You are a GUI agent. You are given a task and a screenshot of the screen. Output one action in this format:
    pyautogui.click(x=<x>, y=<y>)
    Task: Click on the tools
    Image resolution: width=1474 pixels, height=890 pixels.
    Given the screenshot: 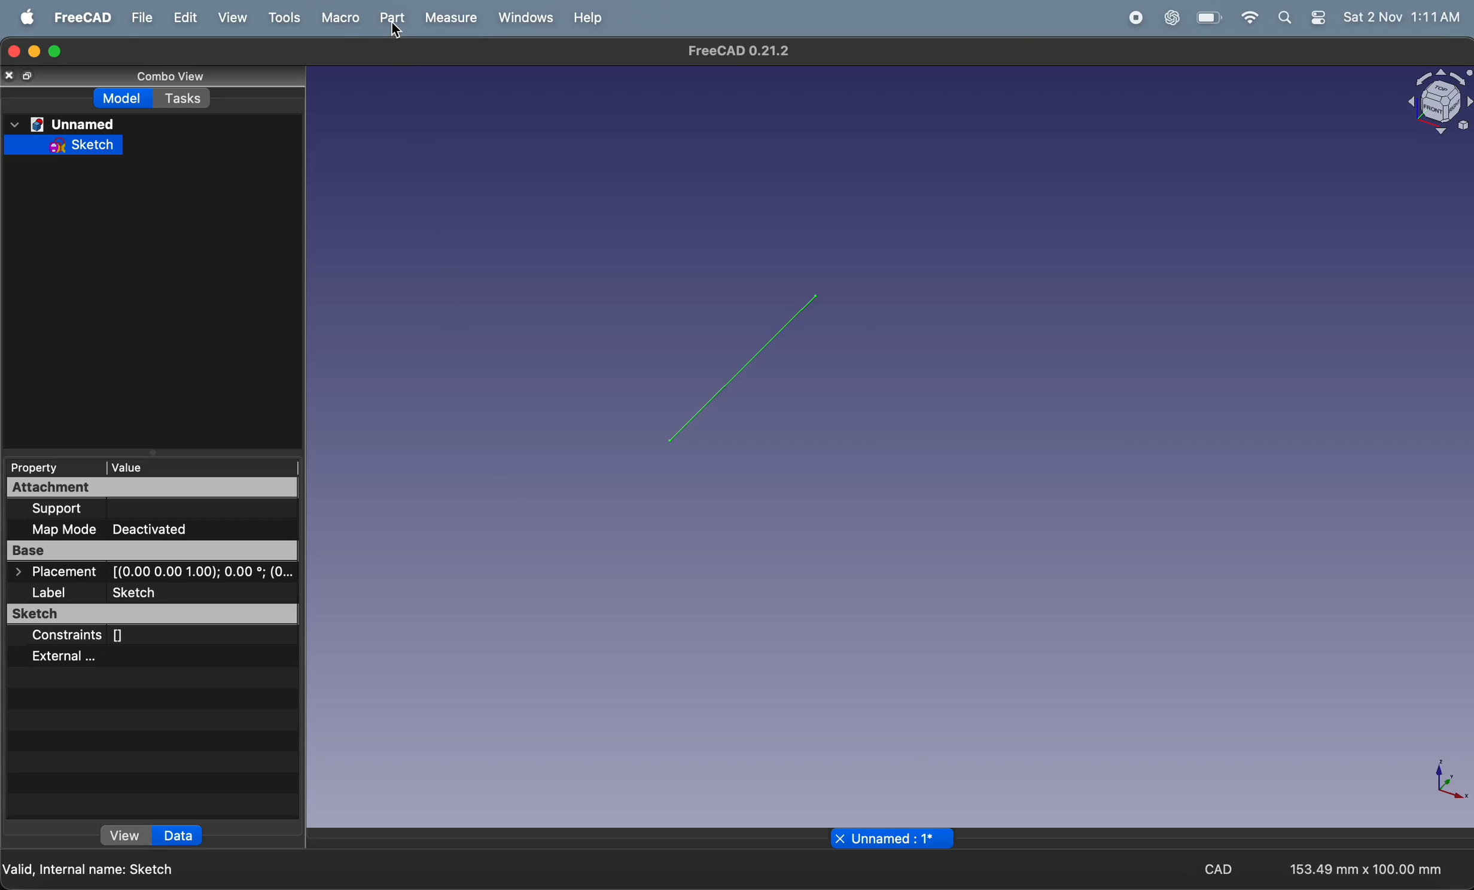 What is the action you would take?
    pyautogui.click(x=281, y=19)
    